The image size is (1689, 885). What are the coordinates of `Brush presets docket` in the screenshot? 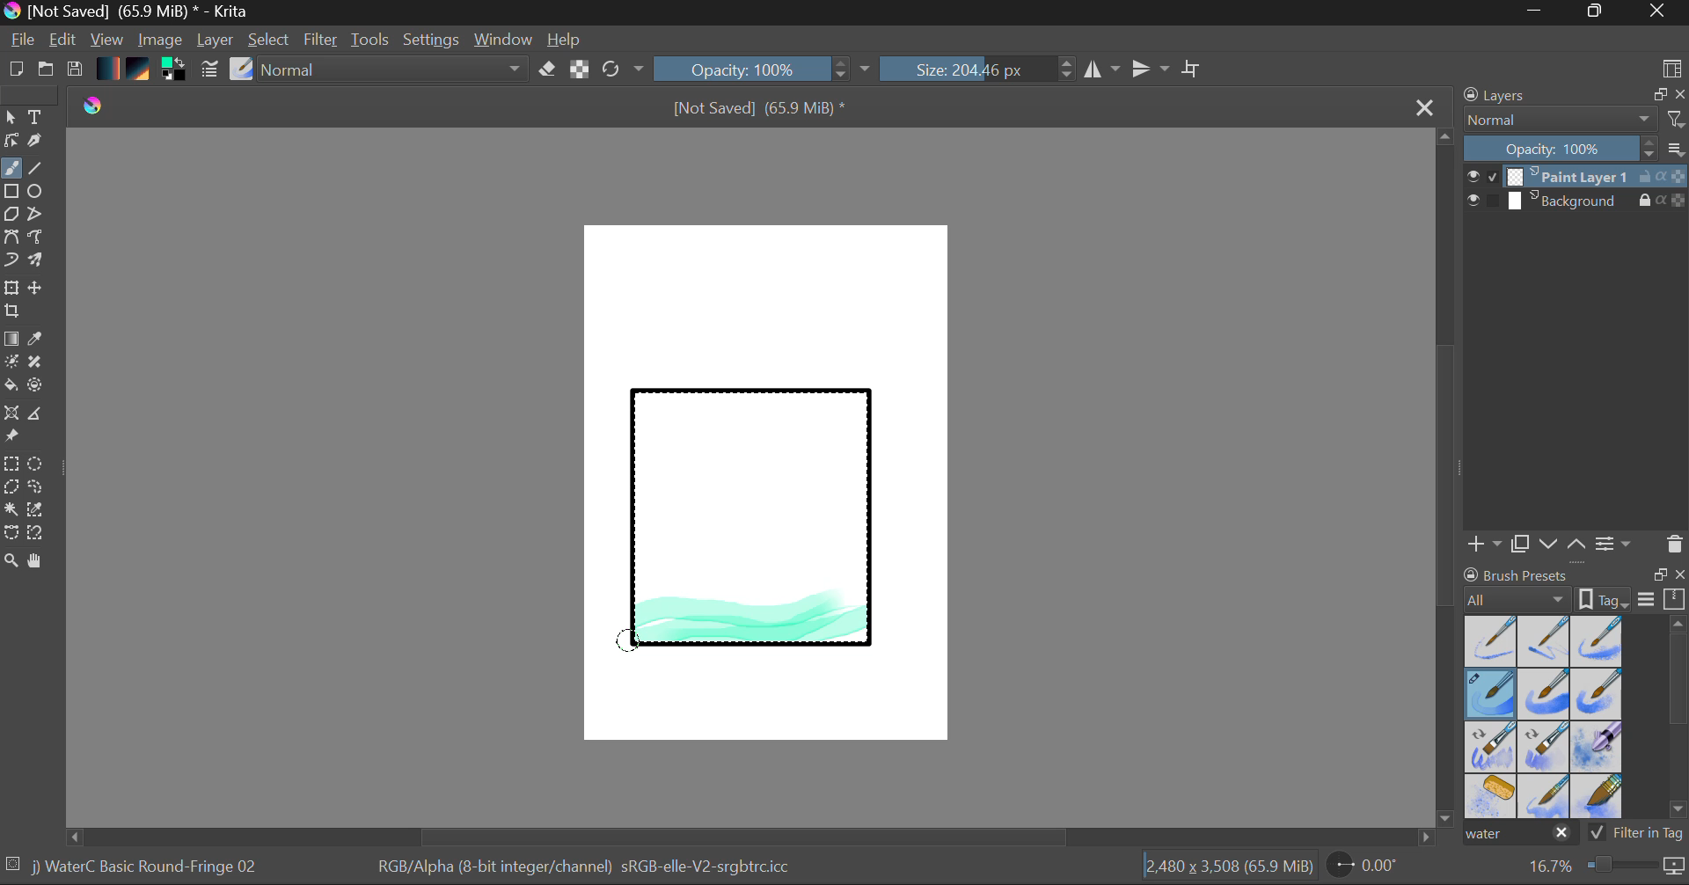 It's located at (1575, 587).